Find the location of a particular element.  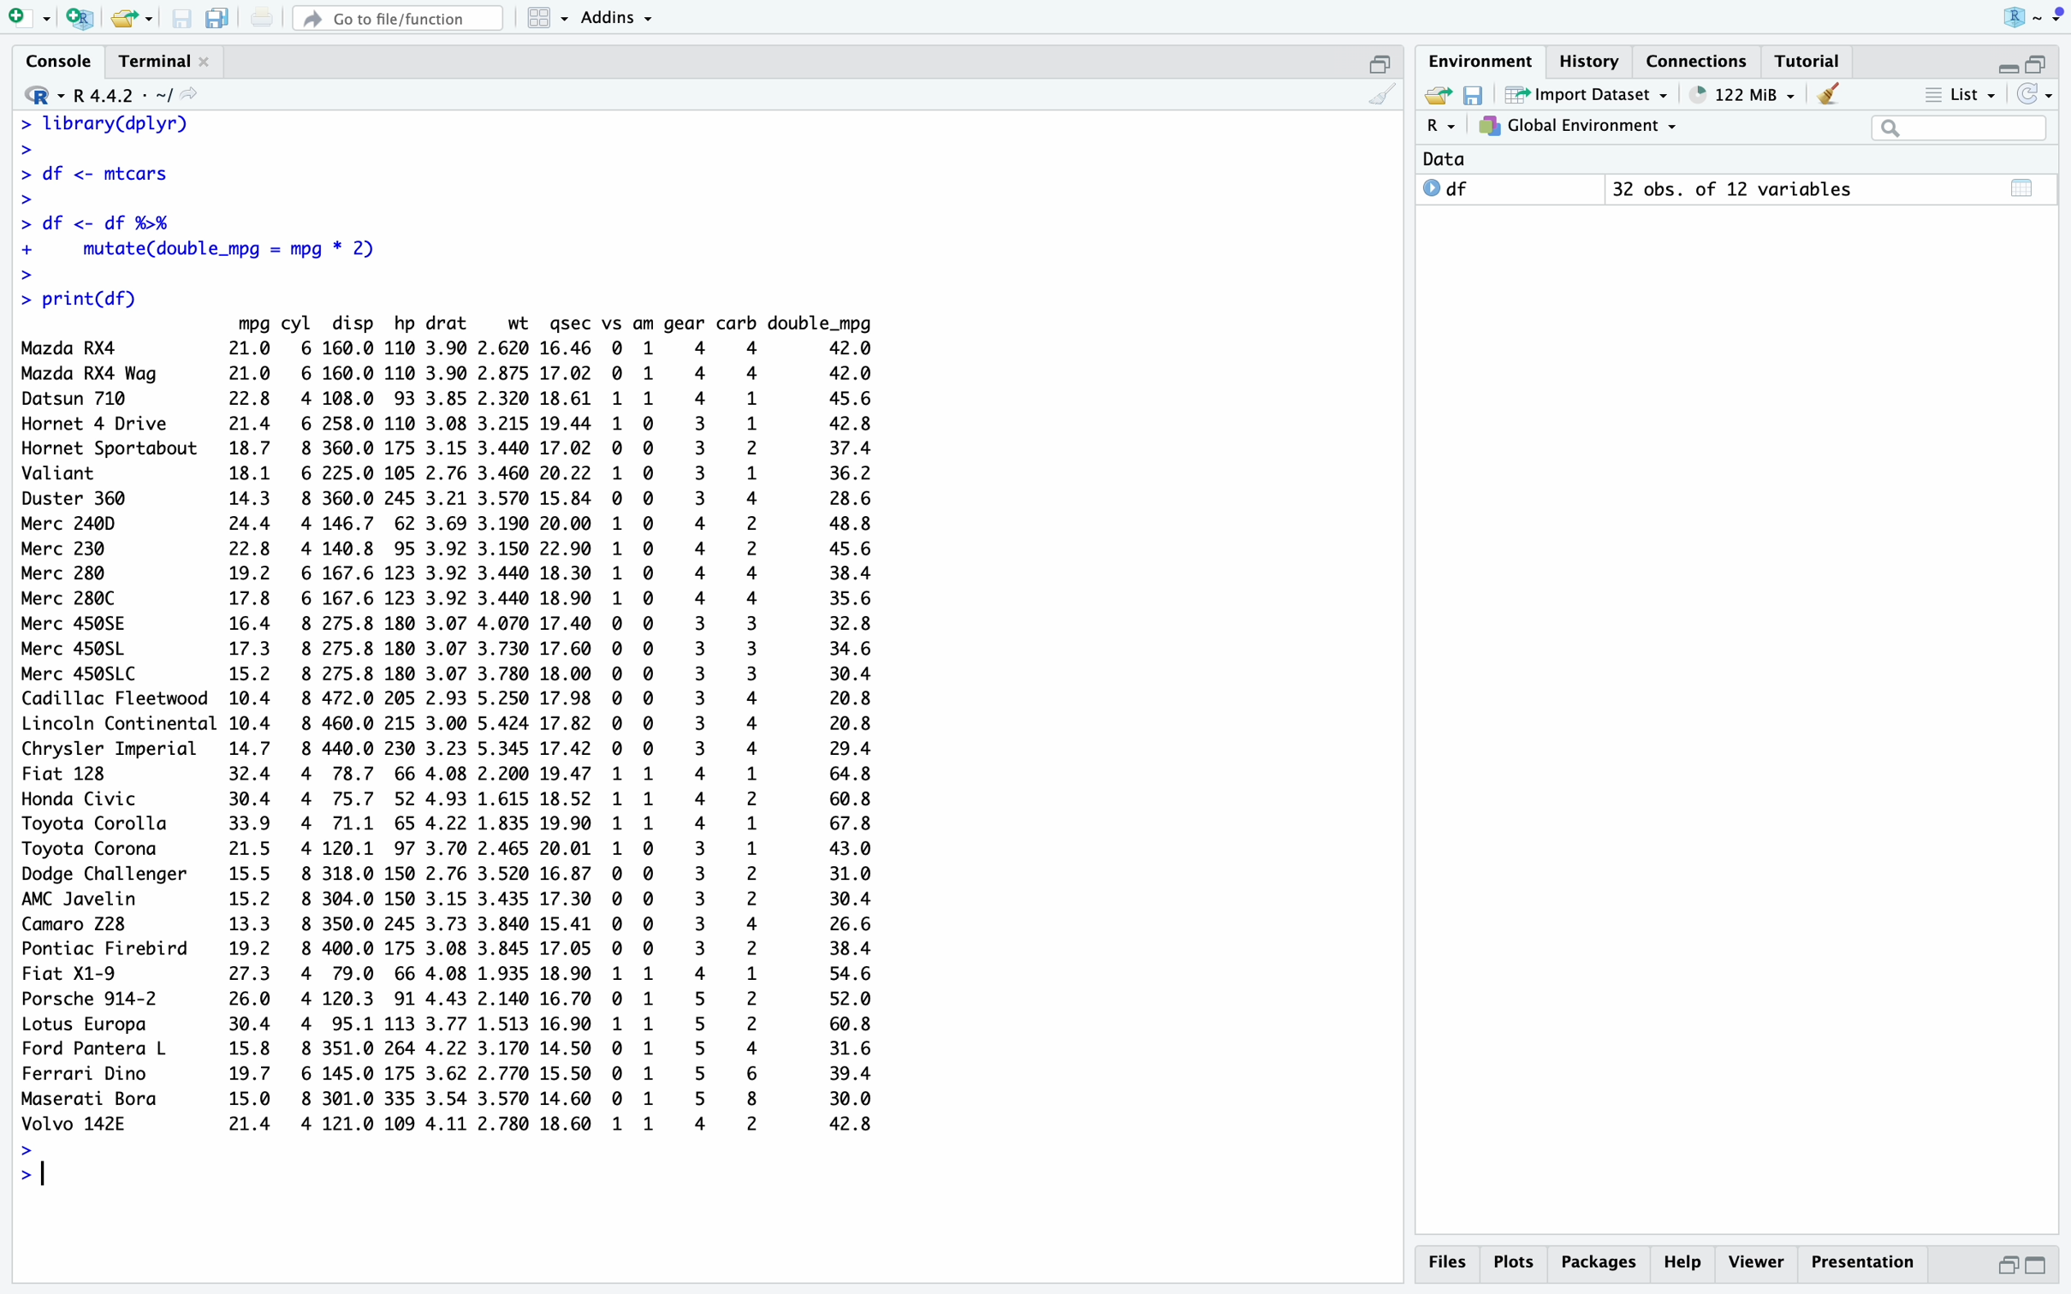

df is located at coordinates (1447, 187).